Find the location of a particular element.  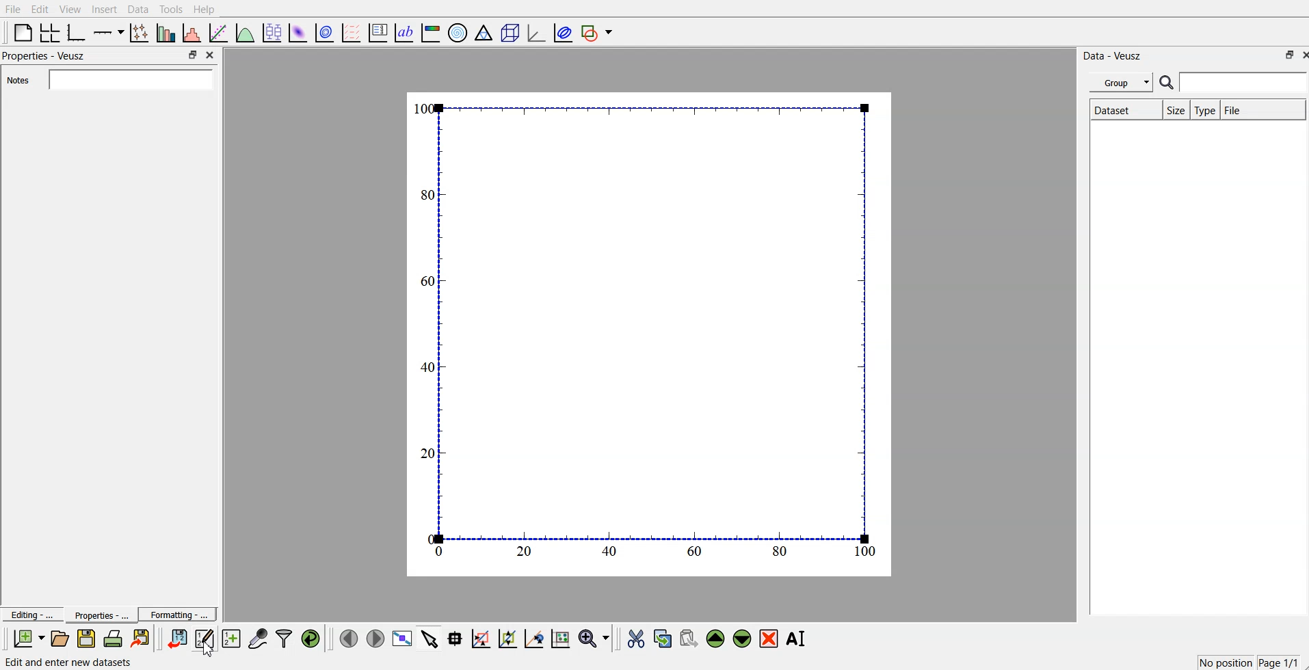

plot covariance ellipses is located at coordinates (560, 31).